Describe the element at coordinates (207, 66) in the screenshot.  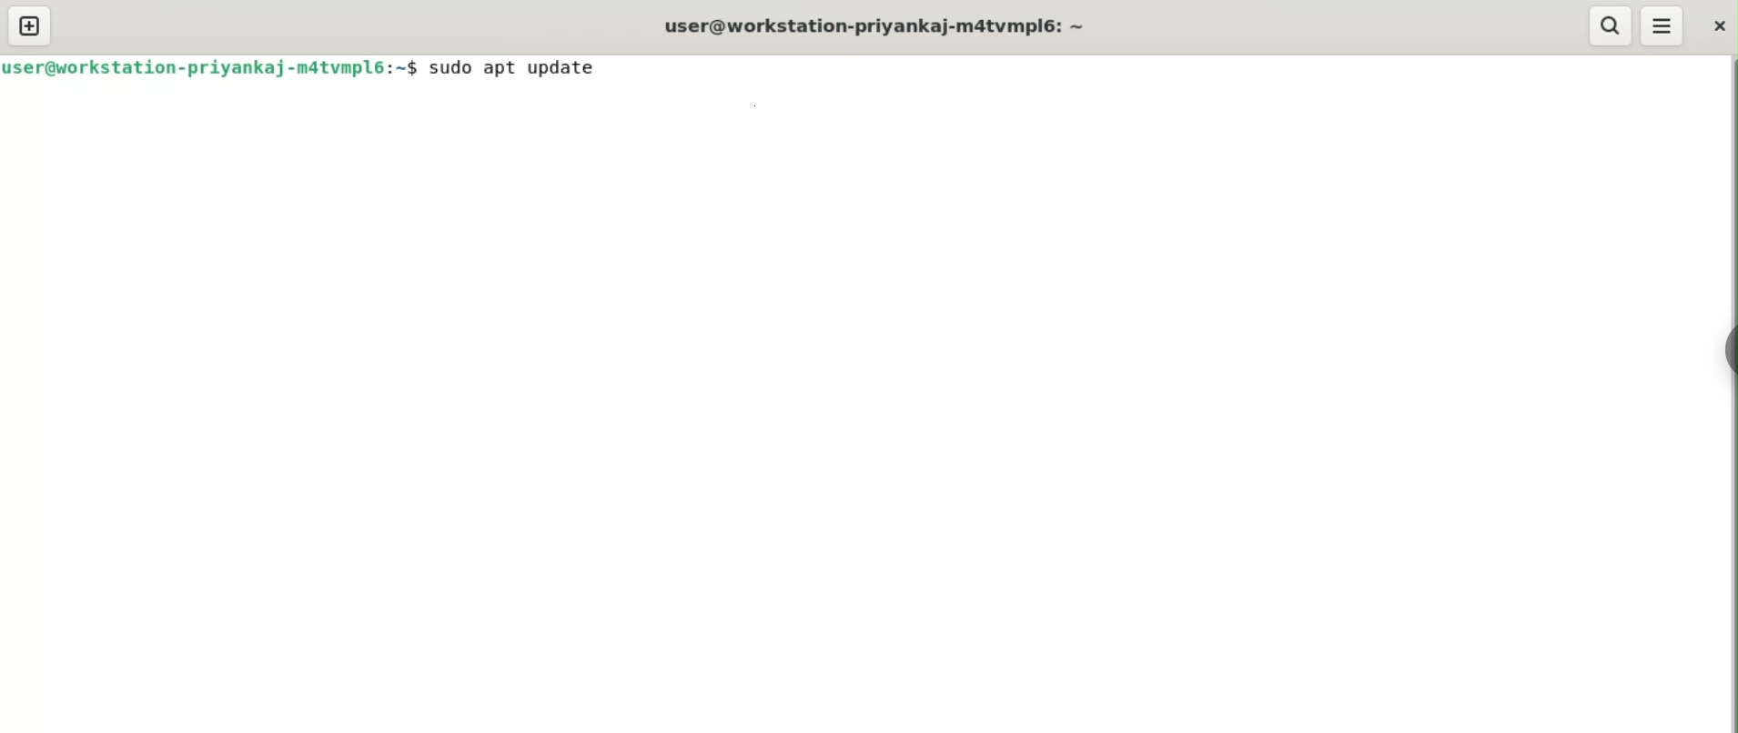
I see `user@workstation-priyankaj-m4tvmpl6:-$` at that location.